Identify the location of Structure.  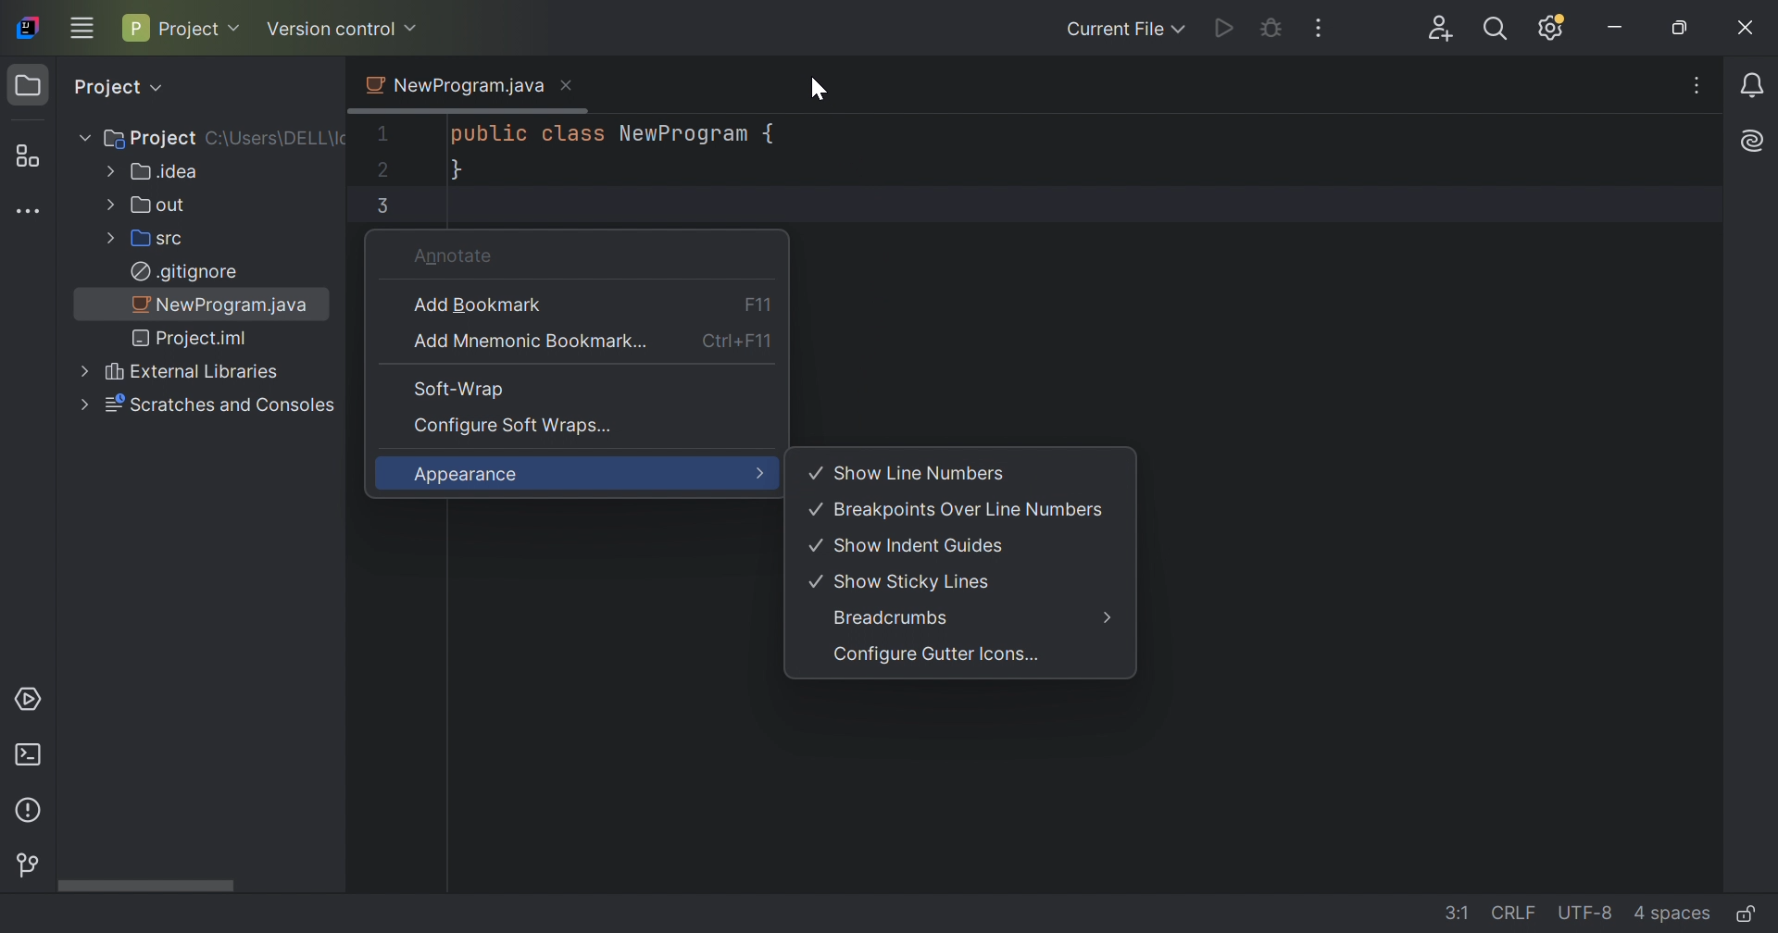
(26, 155).